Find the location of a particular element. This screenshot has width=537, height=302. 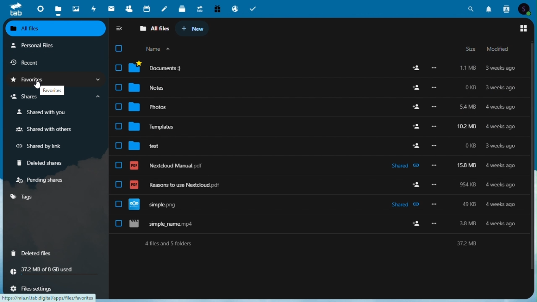

Pending shares is located at coordinates (40, 180).